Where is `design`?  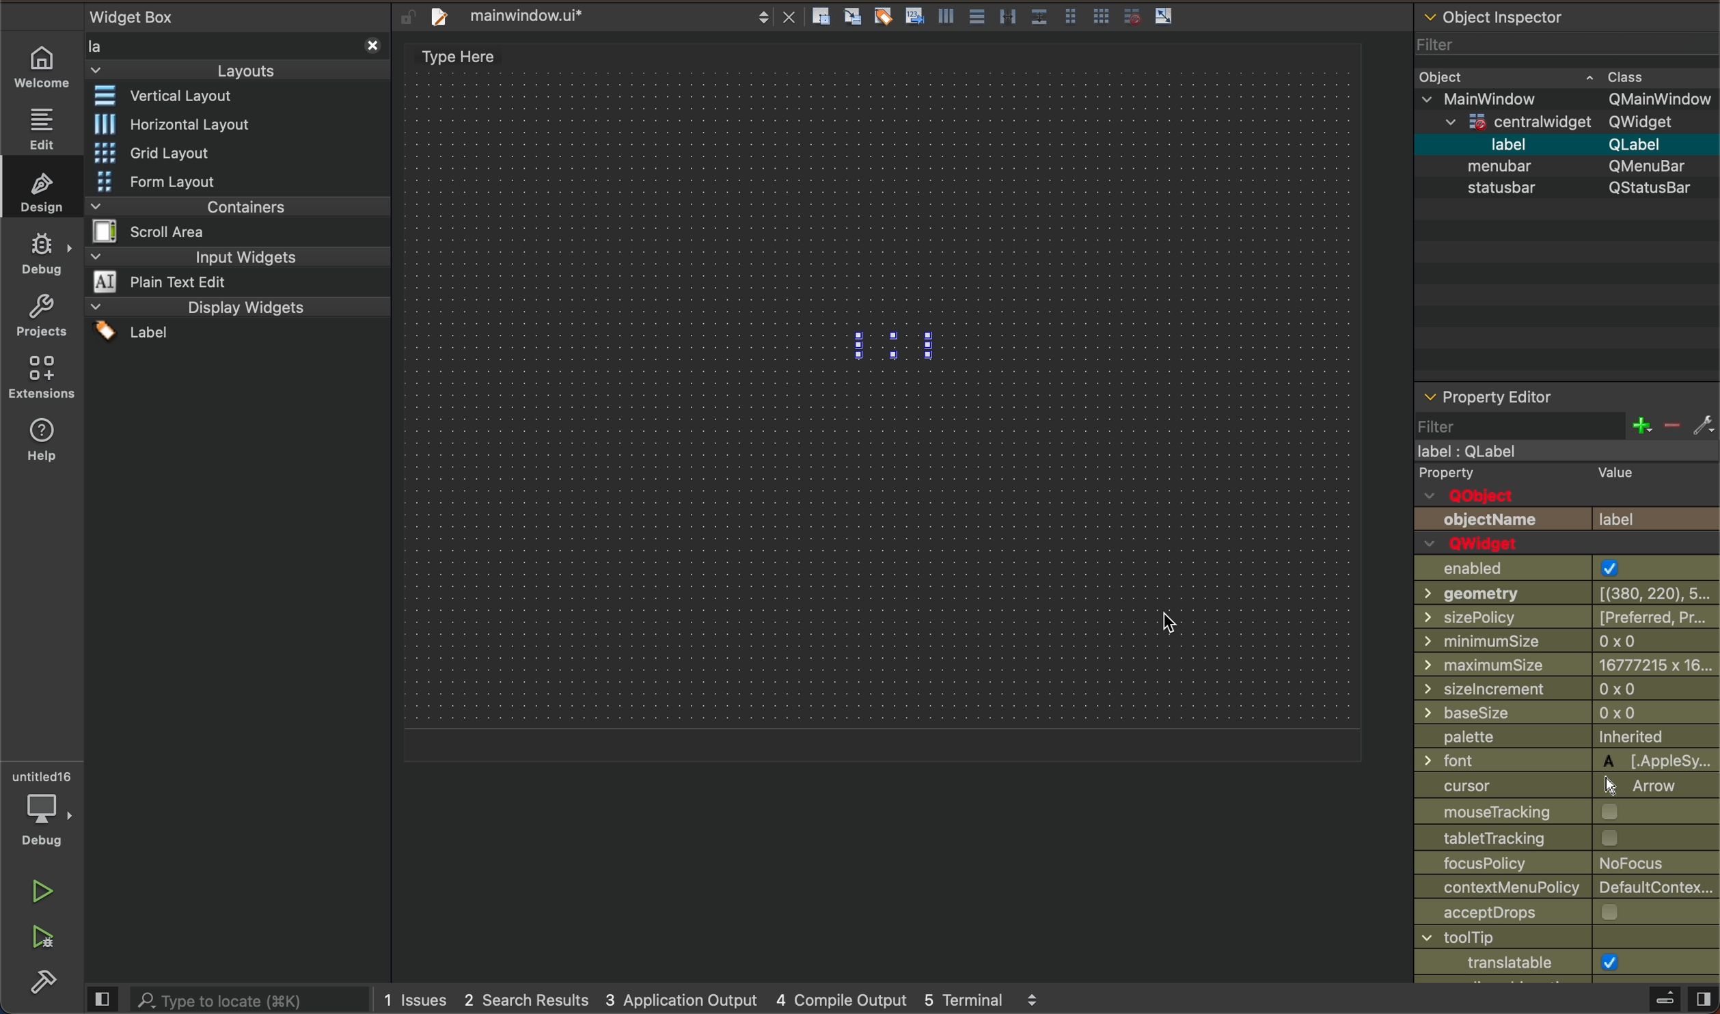 design is located at coordinates (46, 191).